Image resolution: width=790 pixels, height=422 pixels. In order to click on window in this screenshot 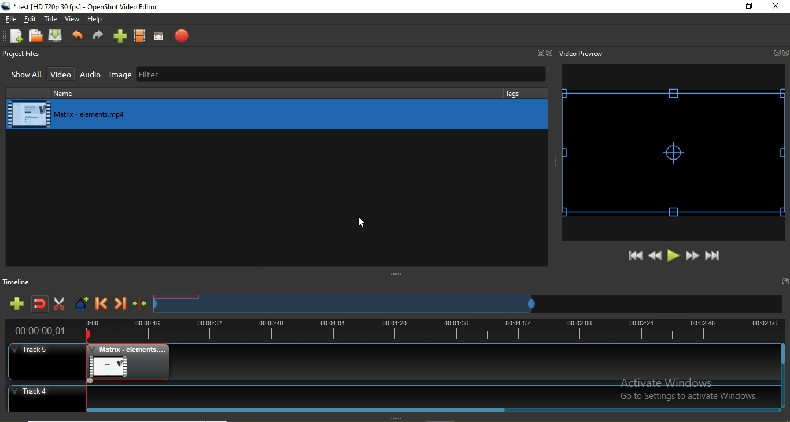, I will do `click(785, 282)`.